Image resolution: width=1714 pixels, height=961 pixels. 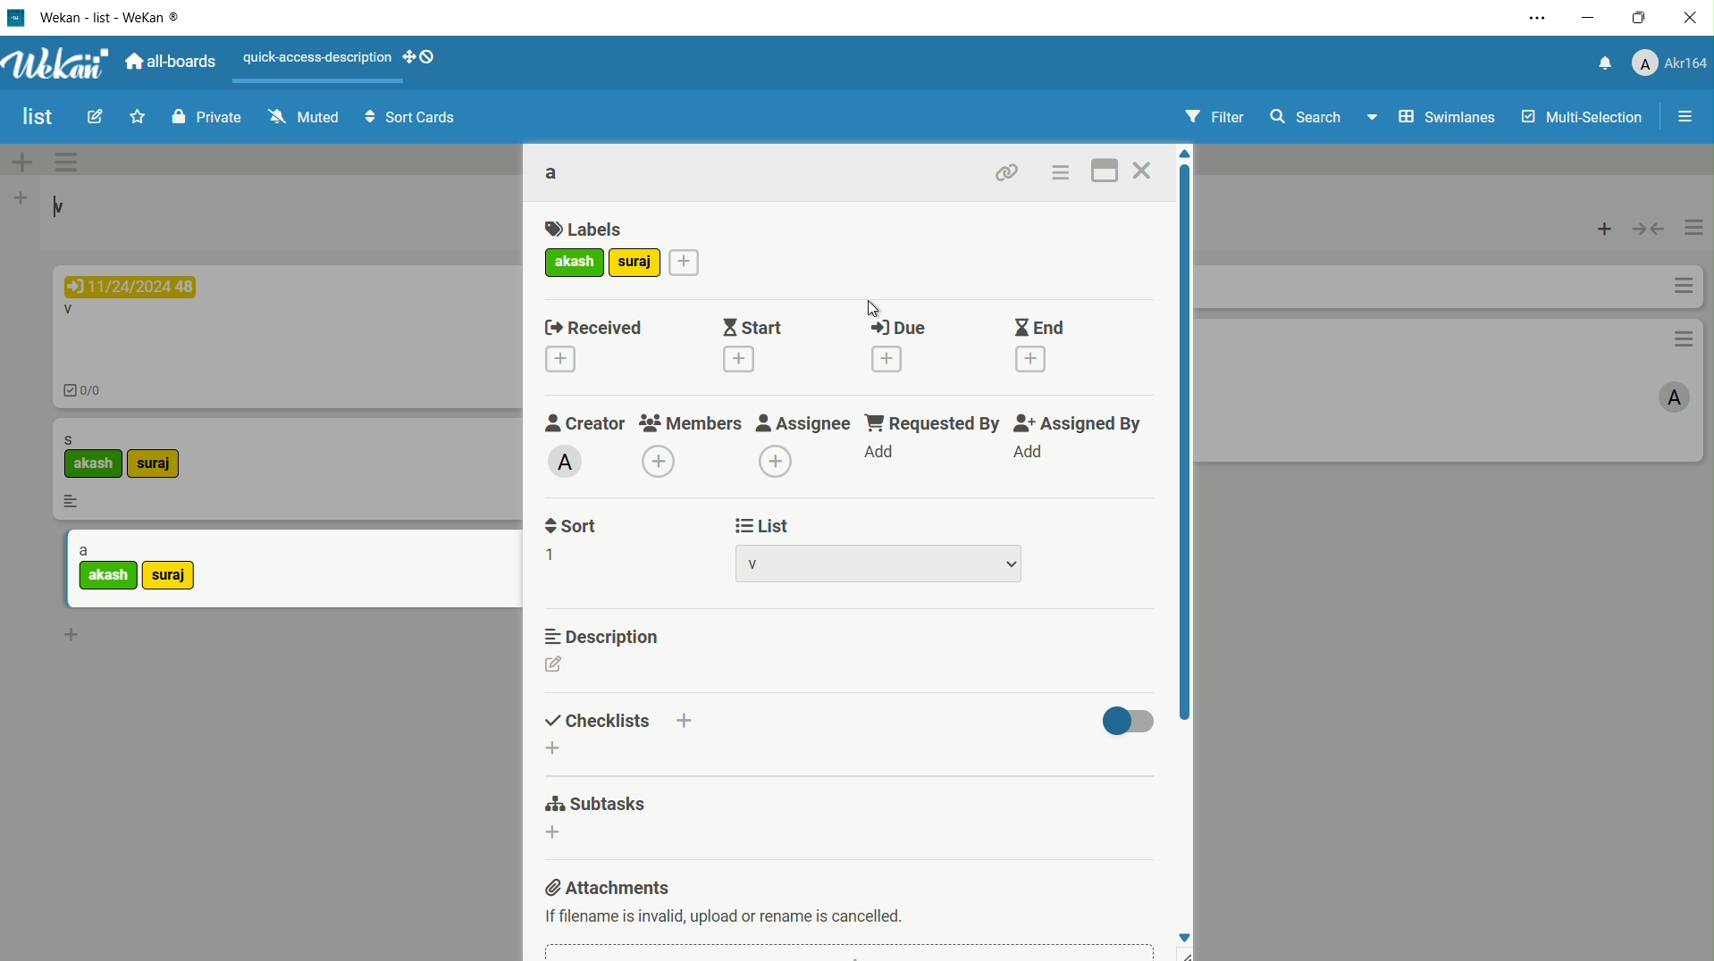 I want to click on search, so click(x=1307, y=116).